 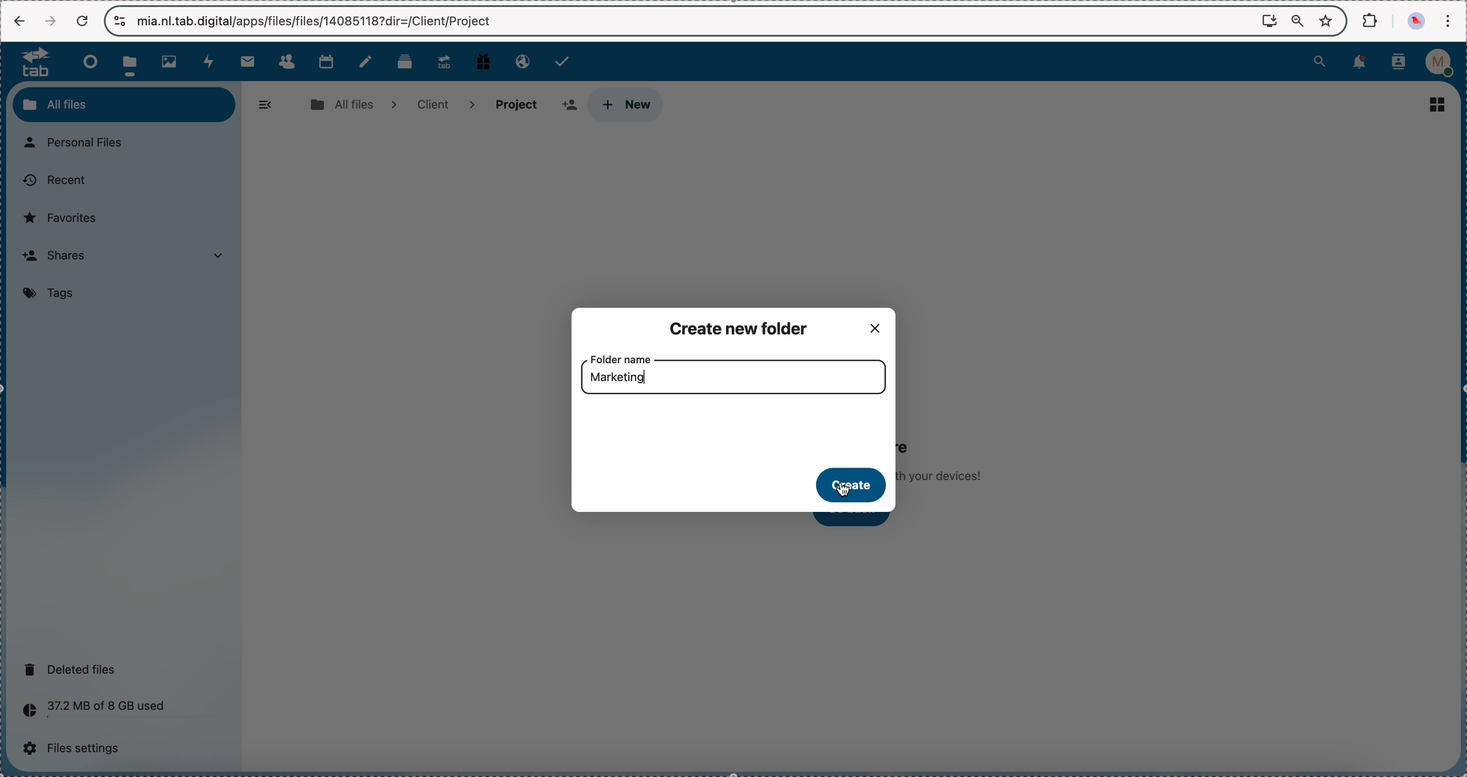 What do you see at coordinates (1437, 104) in the screenshot?
I see `list view` at bounding box center [1437, 104].